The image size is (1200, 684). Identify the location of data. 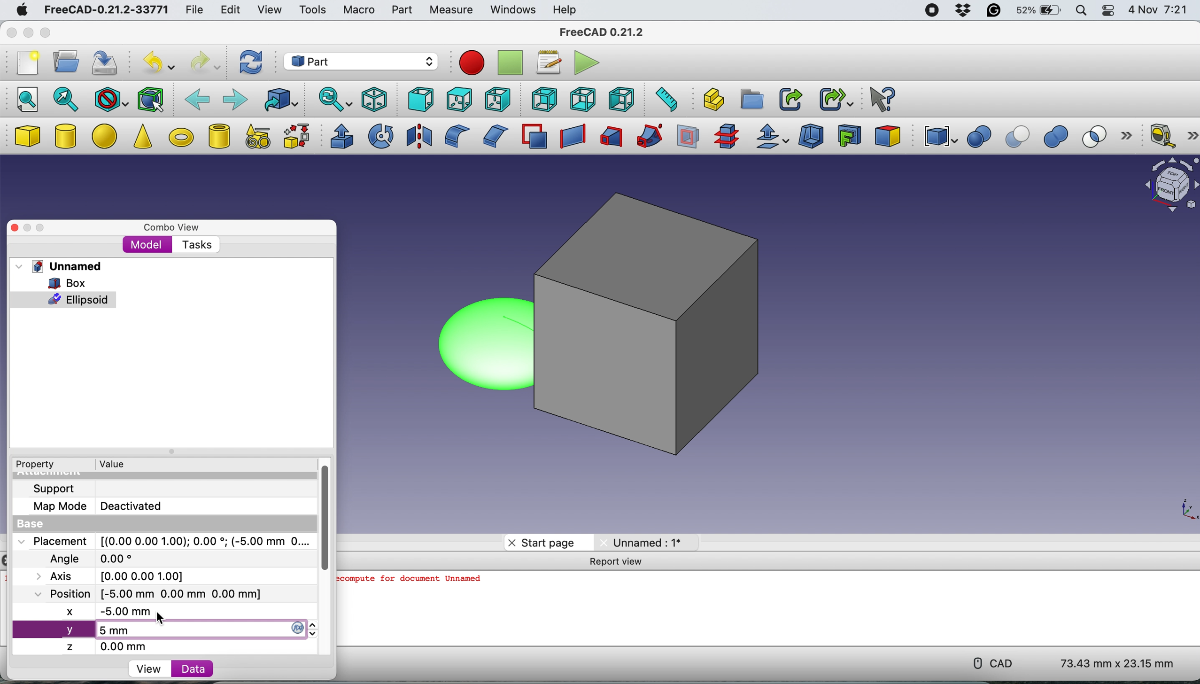
(187, 668).